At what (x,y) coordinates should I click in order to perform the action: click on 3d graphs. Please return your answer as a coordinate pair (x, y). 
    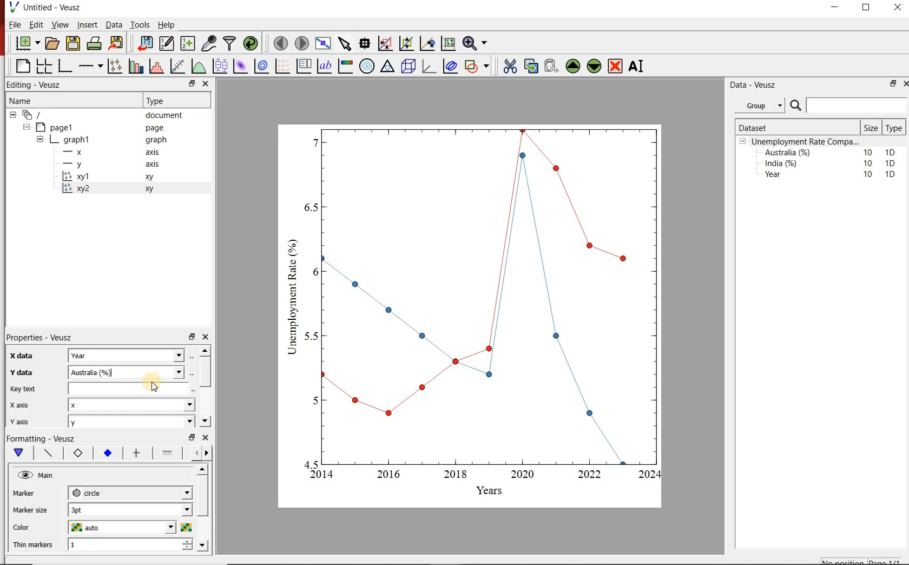
    Looking at the image, I should click on (429, 66).